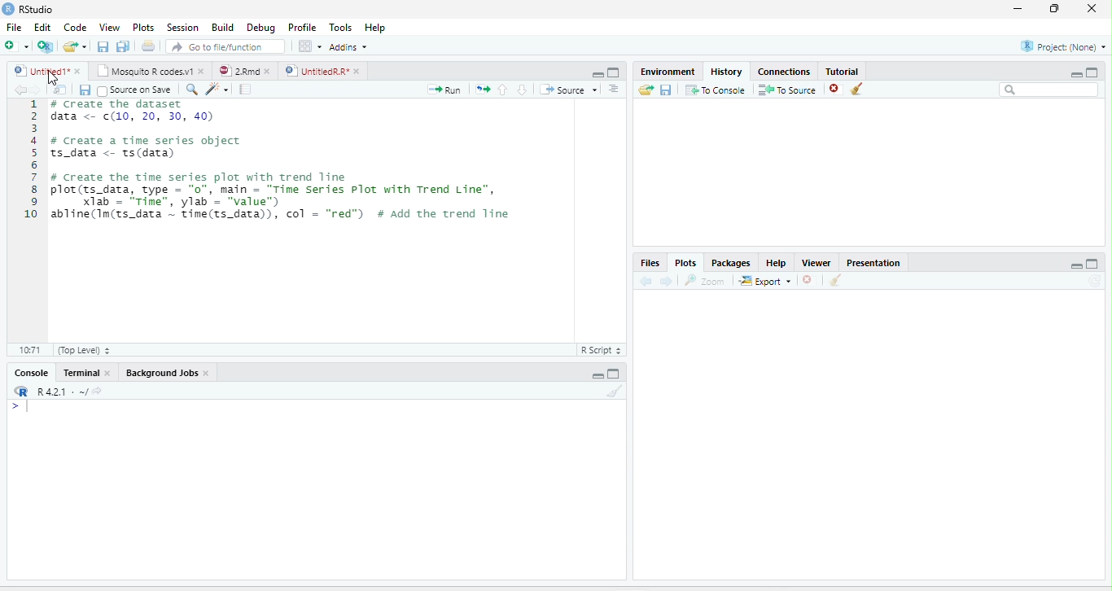 Image resolution: width=1112 pixels, height=591 pixels. What do you see at coordinates (596, 376) in the screenshot?
I see `Minimize` at bounding box center [596, 376].